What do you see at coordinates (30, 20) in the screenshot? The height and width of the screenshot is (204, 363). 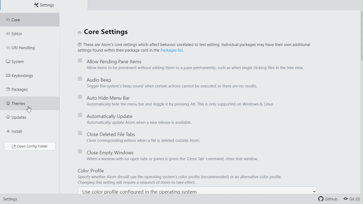 I see `Core ` at bounding box center [30, 20].